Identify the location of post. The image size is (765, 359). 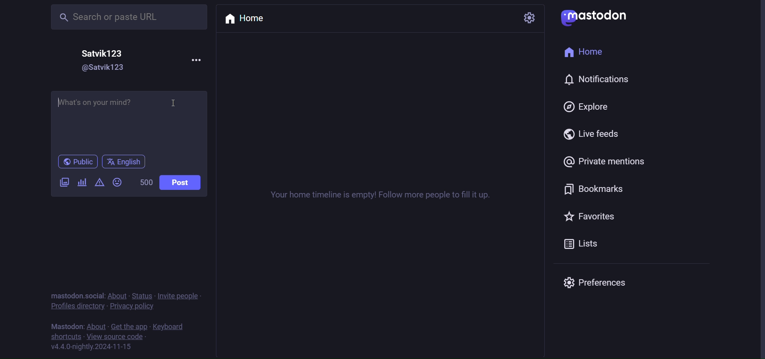
(180, 184).